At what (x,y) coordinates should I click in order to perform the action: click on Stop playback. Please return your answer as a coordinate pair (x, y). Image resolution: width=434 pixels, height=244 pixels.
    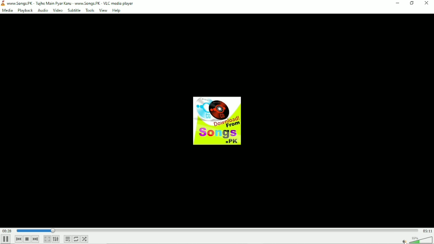
    Looking at the image, I should click on (27, 239).